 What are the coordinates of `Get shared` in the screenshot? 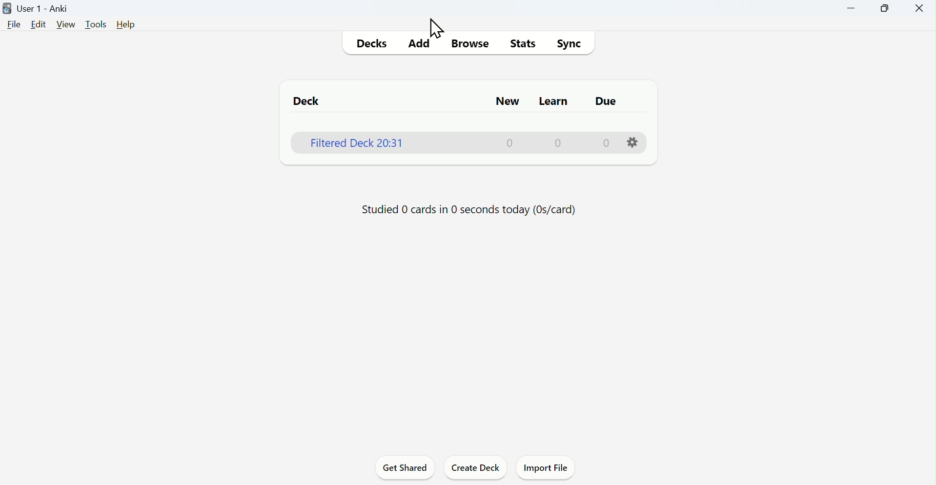 It's located at (403, 469).